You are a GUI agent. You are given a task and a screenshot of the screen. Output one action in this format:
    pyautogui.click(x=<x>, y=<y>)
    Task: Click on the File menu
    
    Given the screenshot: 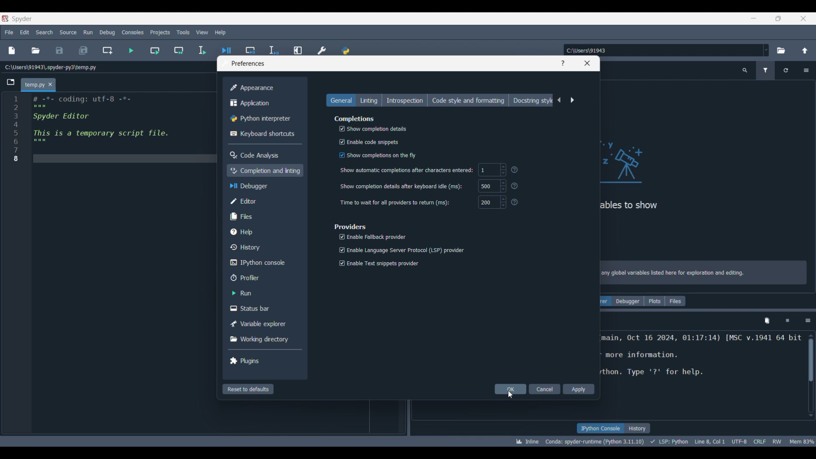 What is the action you would take?
    pyautogui.click(x=9, y=32)
    